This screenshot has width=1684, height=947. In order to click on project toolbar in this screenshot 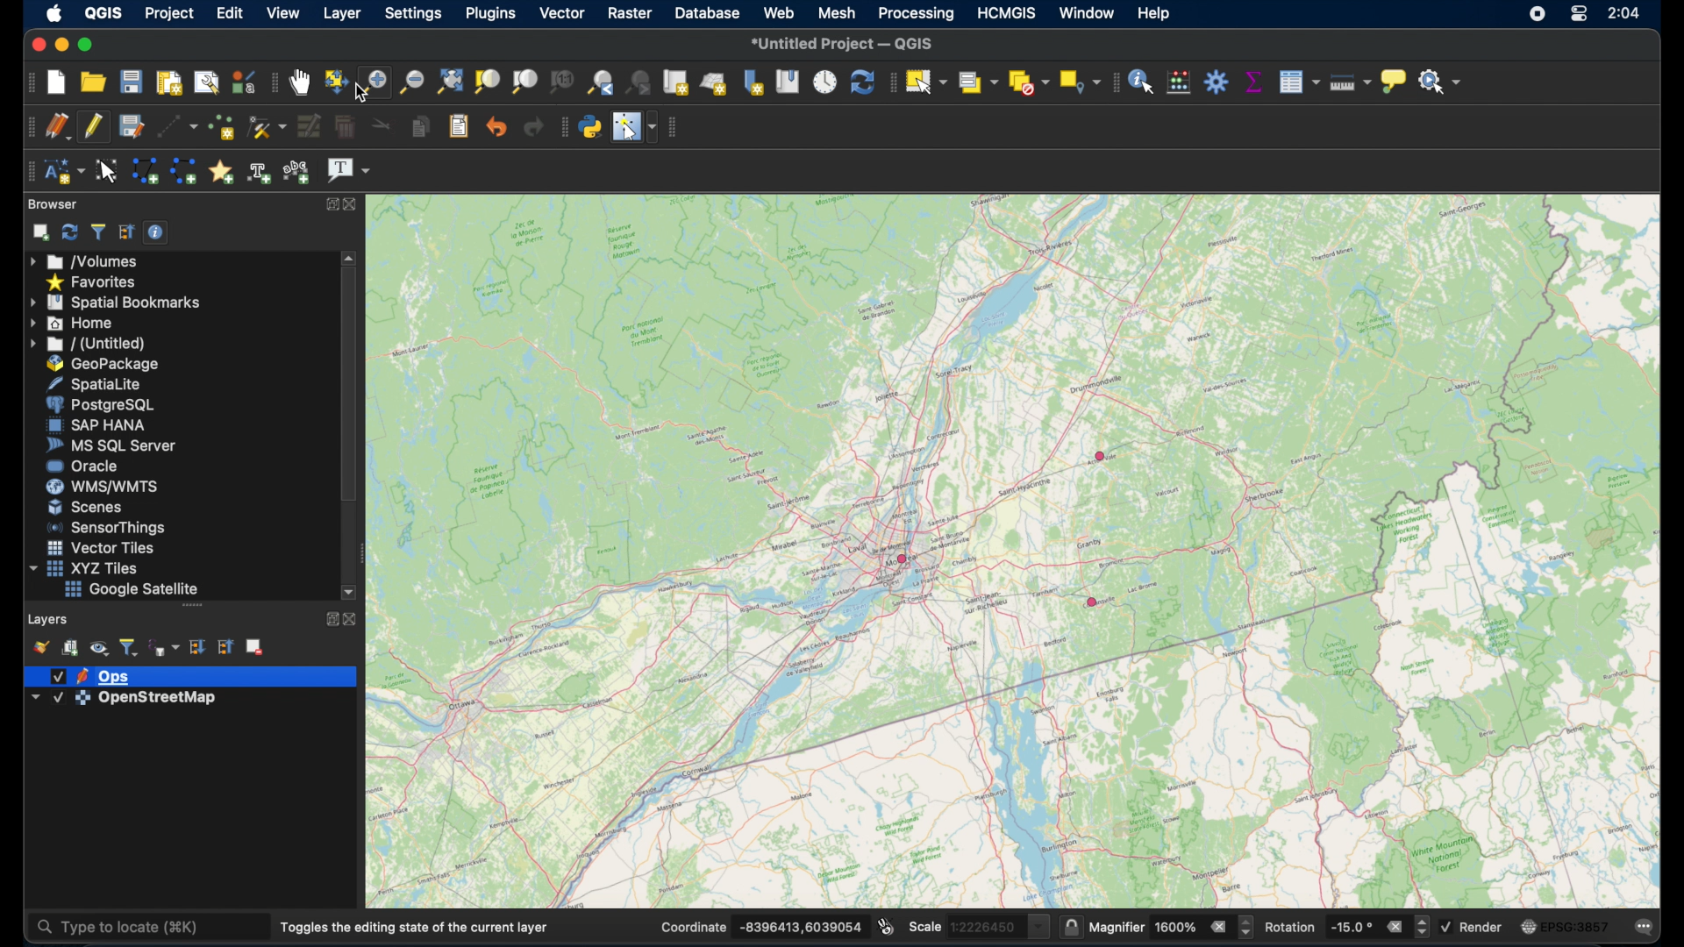, I will do `click(27, 84)`.